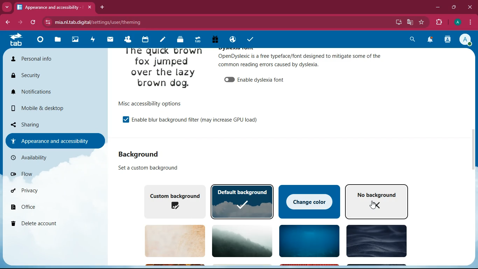 The width and height of the screenshot is (478, 269). Describe the element at coordinates (48, 191) in the screenshot. I see `privacy` at that location.